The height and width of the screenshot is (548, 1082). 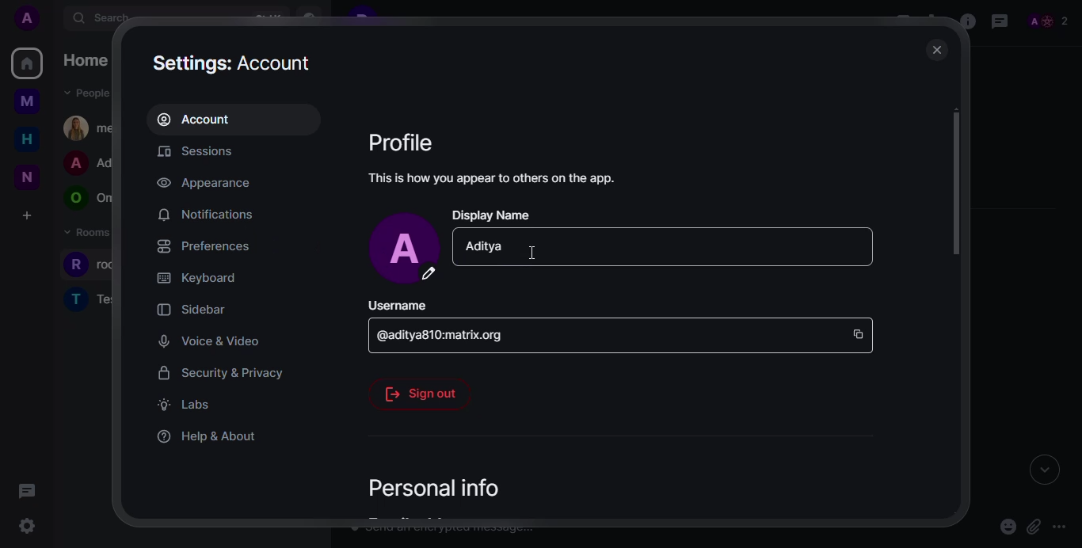 I want to click on username, so click(x=397, y=305).